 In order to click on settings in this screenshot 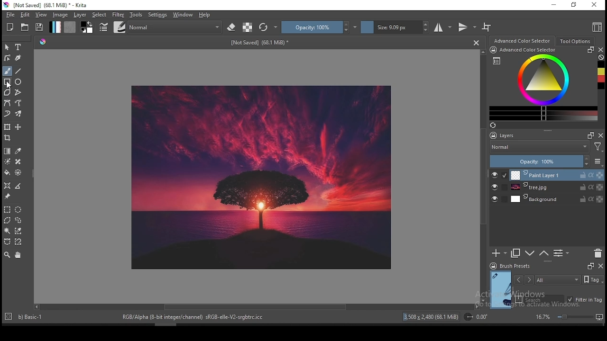, I will do `click(157, 15)`.